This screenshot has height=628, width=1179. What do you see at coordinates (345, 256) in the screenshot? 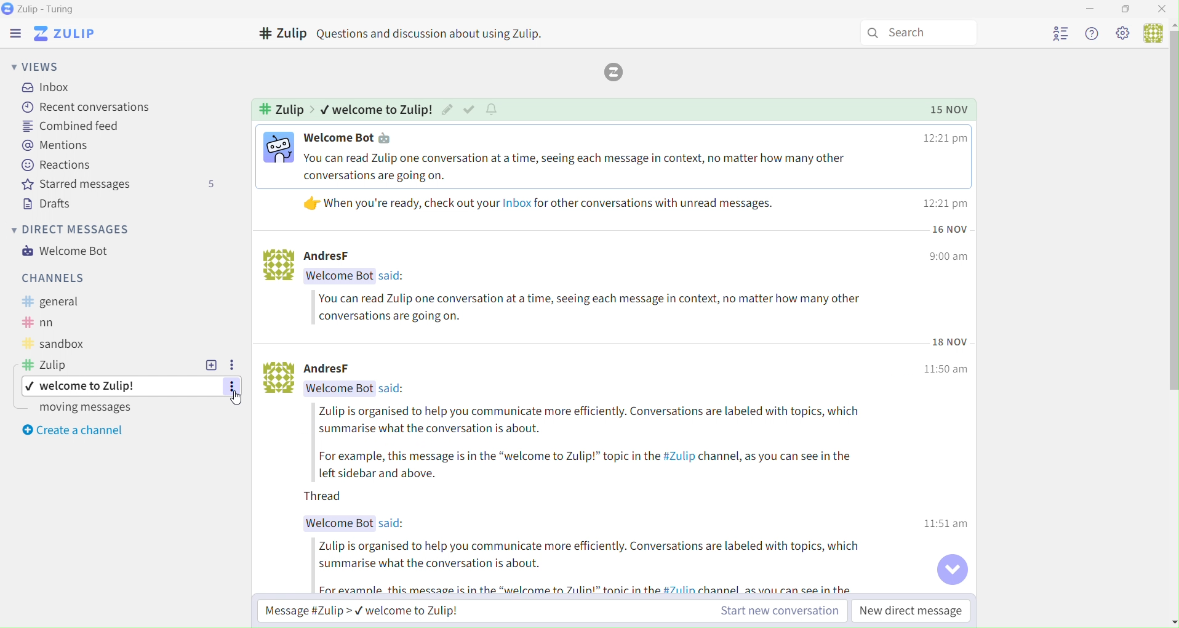
I see `Text` at bounding box center [345, 256].